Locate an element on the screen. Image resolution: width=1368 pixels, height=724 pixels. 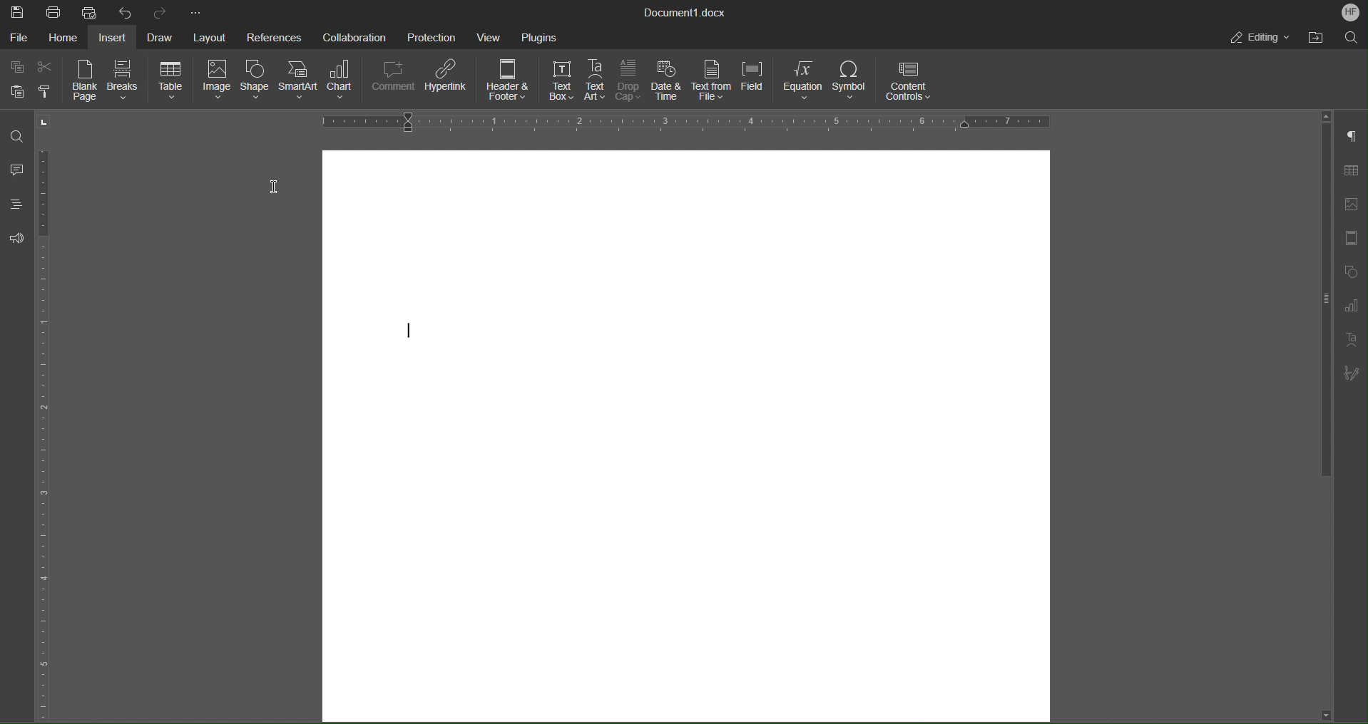
Graphs is located at coordinates (1350, 306).